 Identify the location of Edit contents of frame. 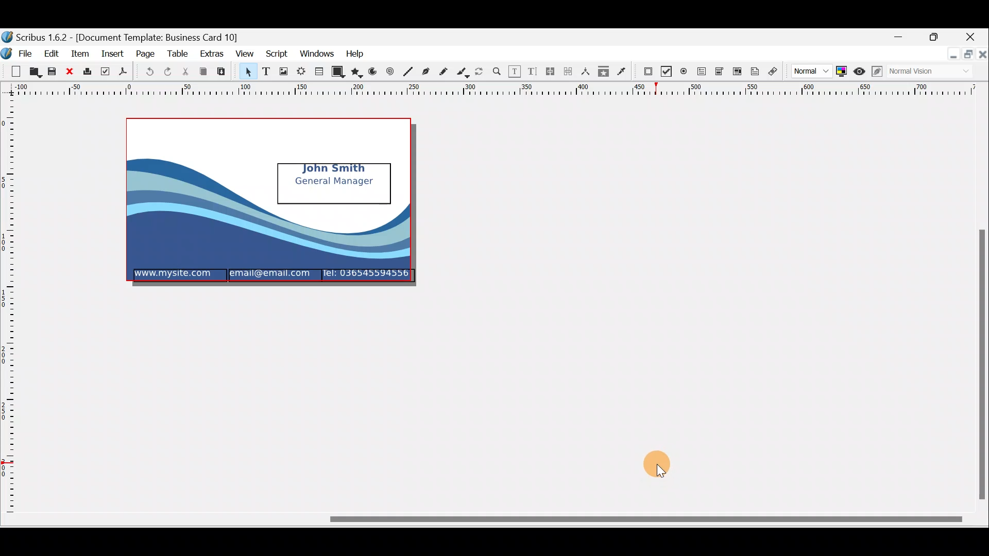
(516, 72).